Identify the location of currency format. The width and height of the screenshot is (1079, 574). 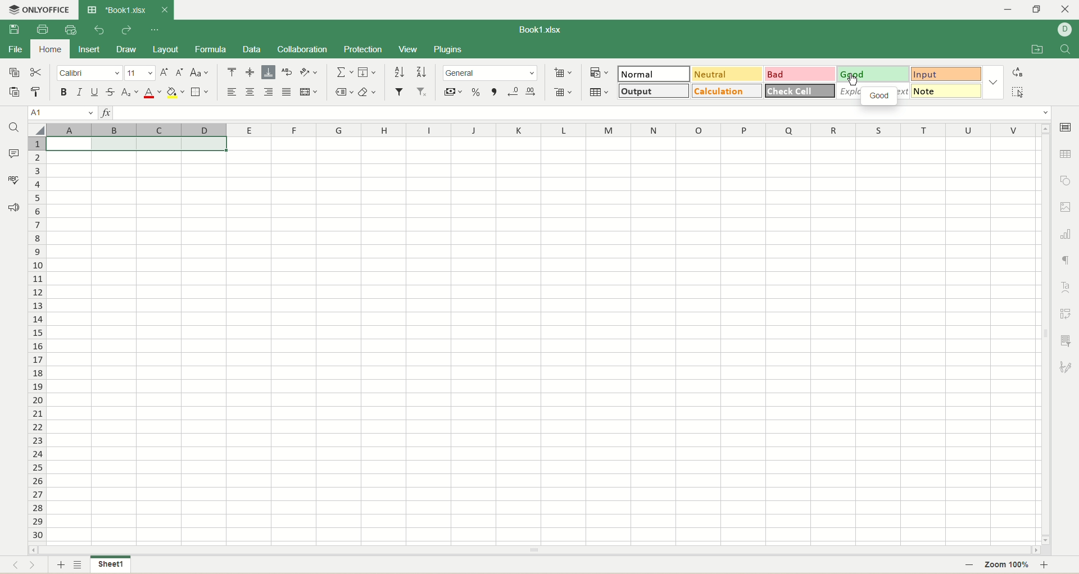
(454, 90).